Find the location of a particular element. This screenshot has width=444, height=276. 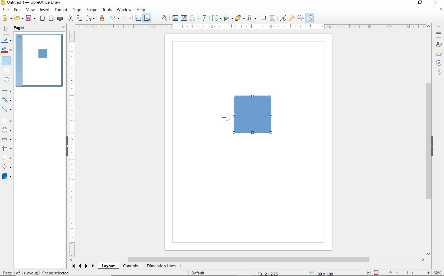

 is located at coordinates (271, 100).